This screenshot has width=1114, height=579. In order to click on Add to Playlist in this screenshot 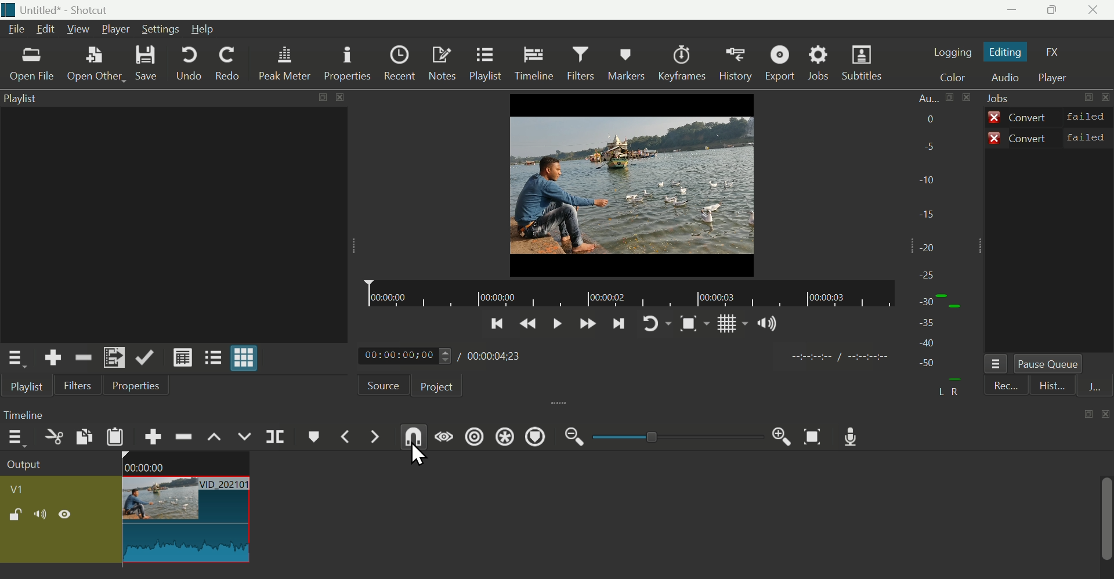, I will do `click(114, 357)`.